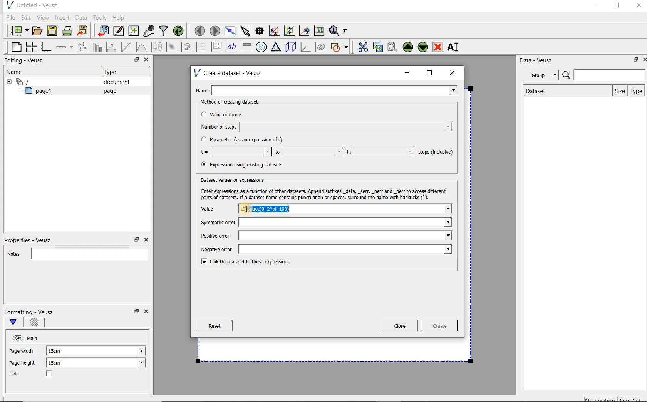 The height and width of the screenshot is (402, 647). What do you see at coordinates (407, 73) in the screenshot?
I see `minimize` at bounding box center [407, 73].